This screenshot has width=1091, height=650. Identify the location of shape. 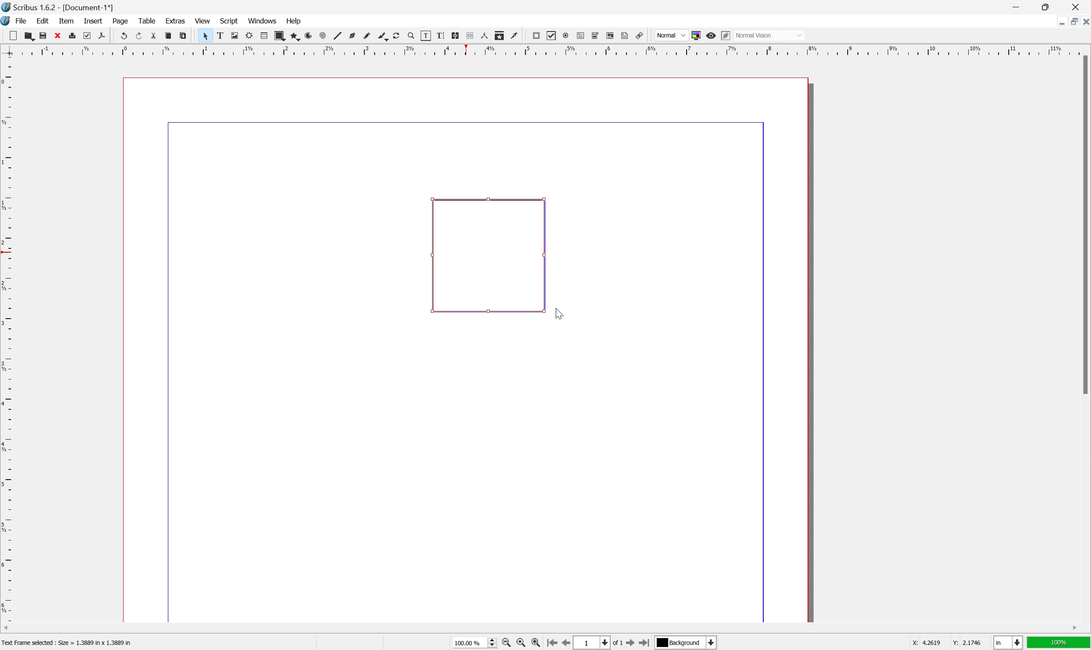
(280, 35).